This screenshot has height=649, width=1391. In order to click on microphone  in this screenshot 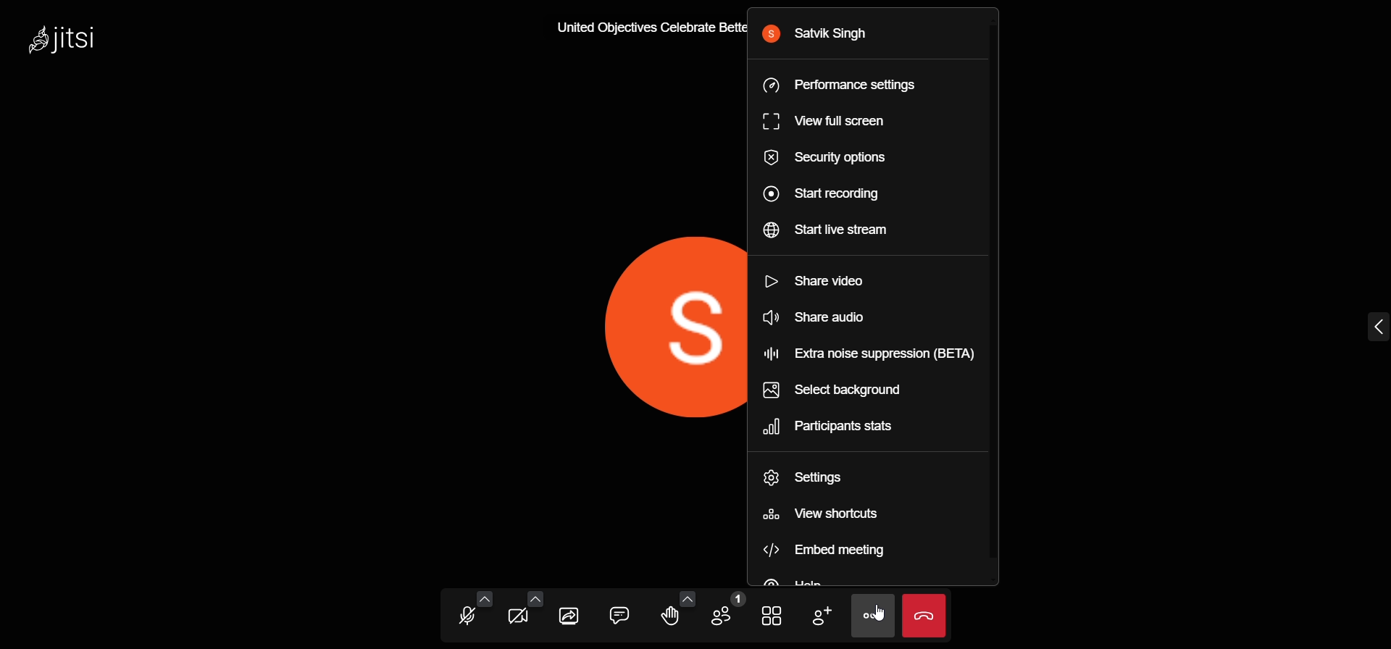, I will do `click(468, 619)`.